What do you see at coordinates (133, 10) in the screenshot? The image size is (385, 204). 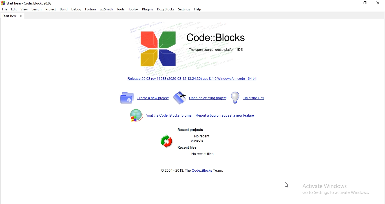 I see `Tools+` at bounding box center [133, 10].